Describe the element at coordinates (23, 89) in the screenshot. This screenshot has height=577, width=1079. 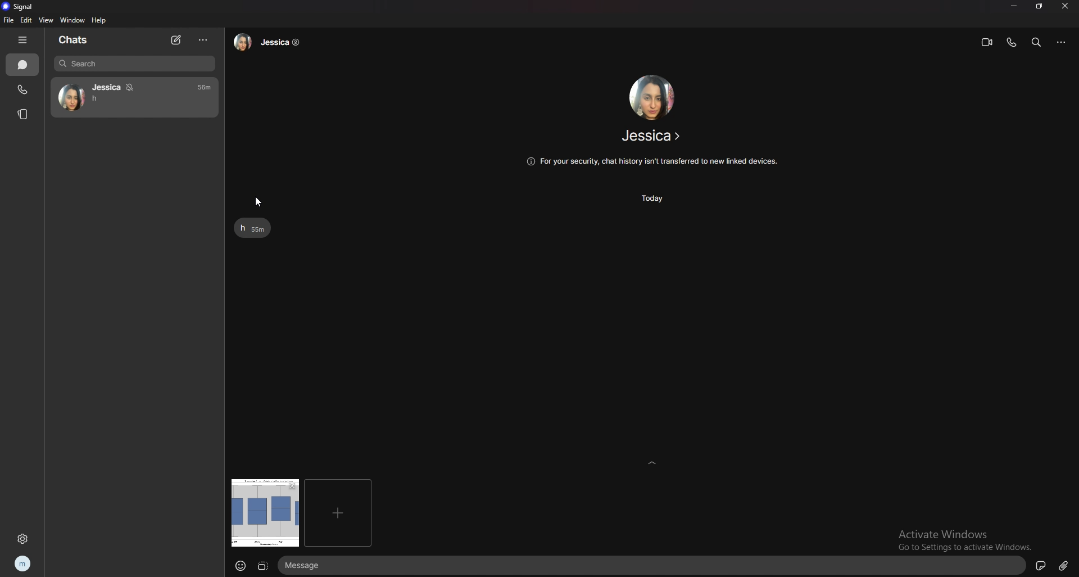
I see `calls` at that location.